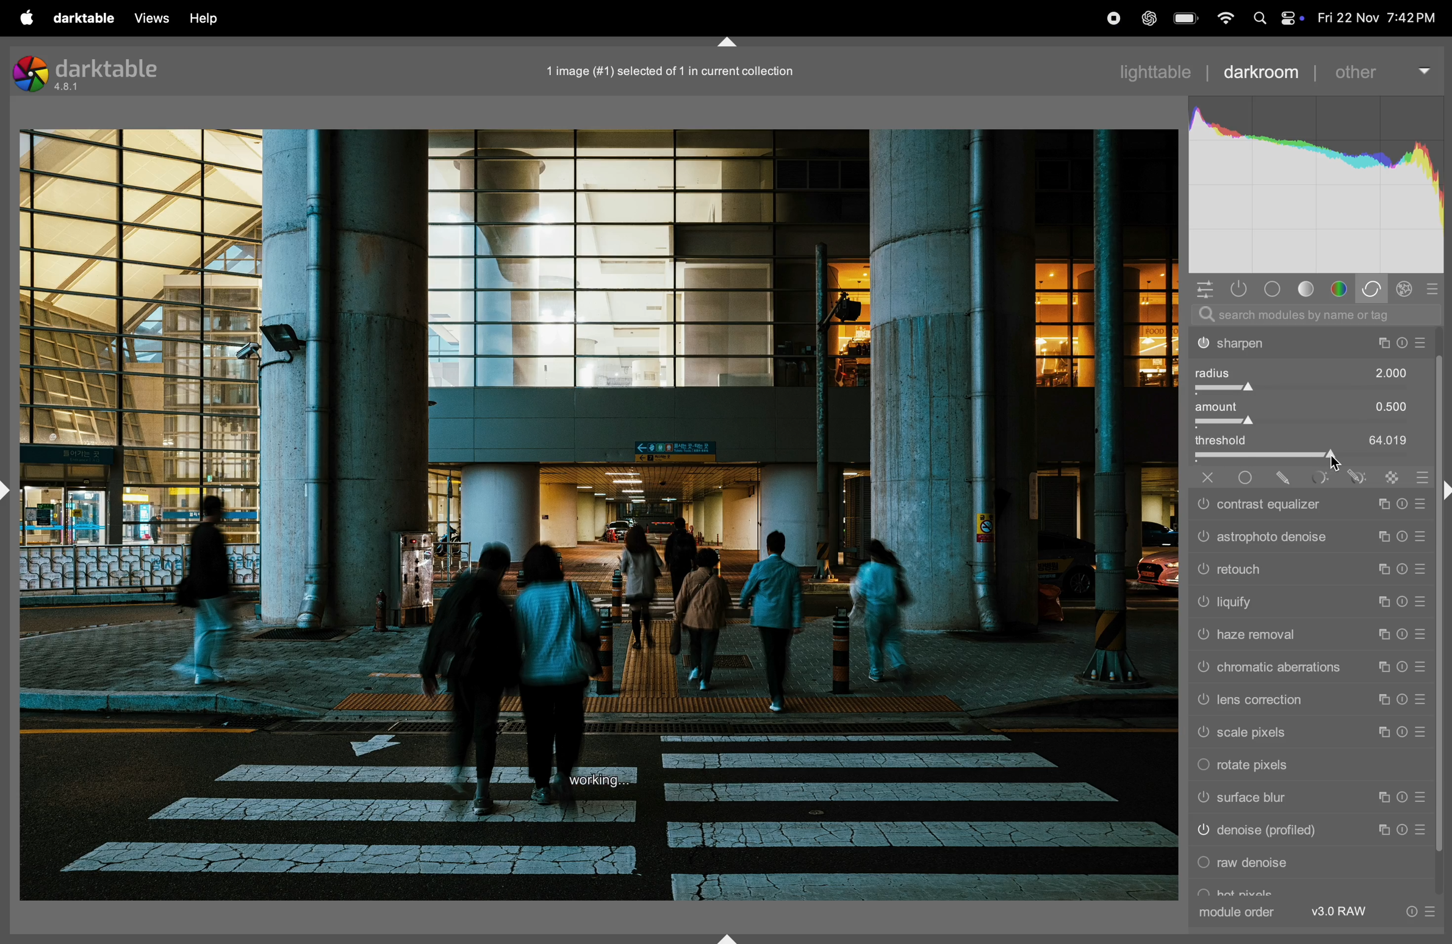  I want to click on chatgpt, so click(1148, 18).